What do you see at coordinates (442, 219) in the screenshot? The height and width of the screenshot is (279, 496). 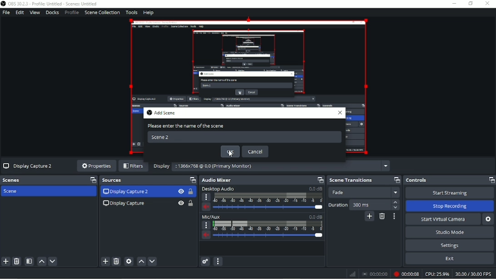 I see `Start virtual camera` at bounding box center [442, 219].